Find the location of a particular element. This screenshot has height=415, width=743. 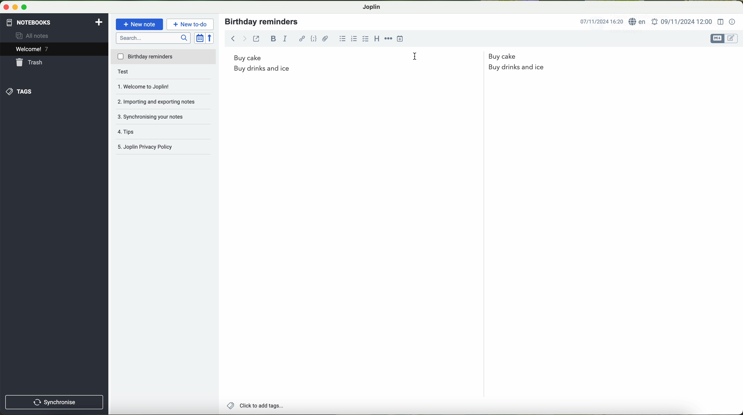

insert time is located at coordinates (399, 39).